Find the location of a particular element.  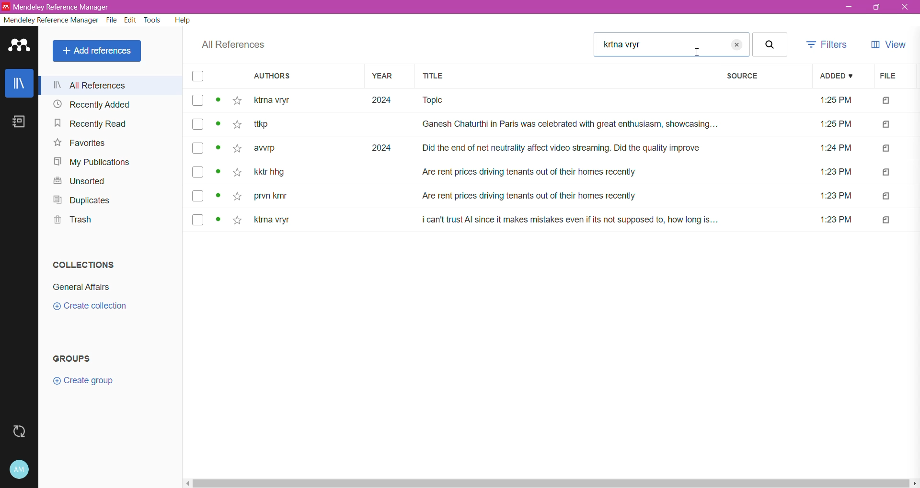

click here to add to favourites is located at coordinates (237, 149).